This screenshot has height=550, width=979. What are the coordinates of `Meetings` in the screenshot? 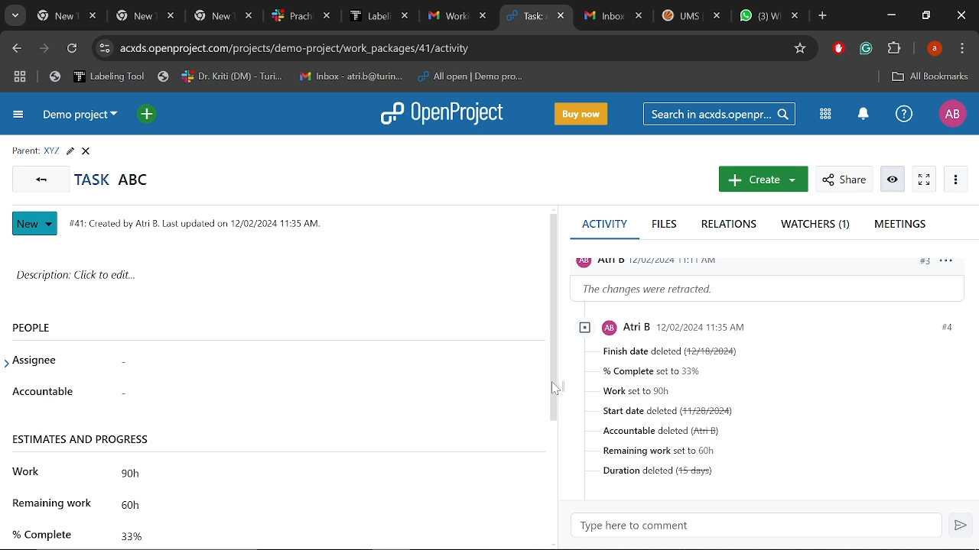 It's located at (902, 226).